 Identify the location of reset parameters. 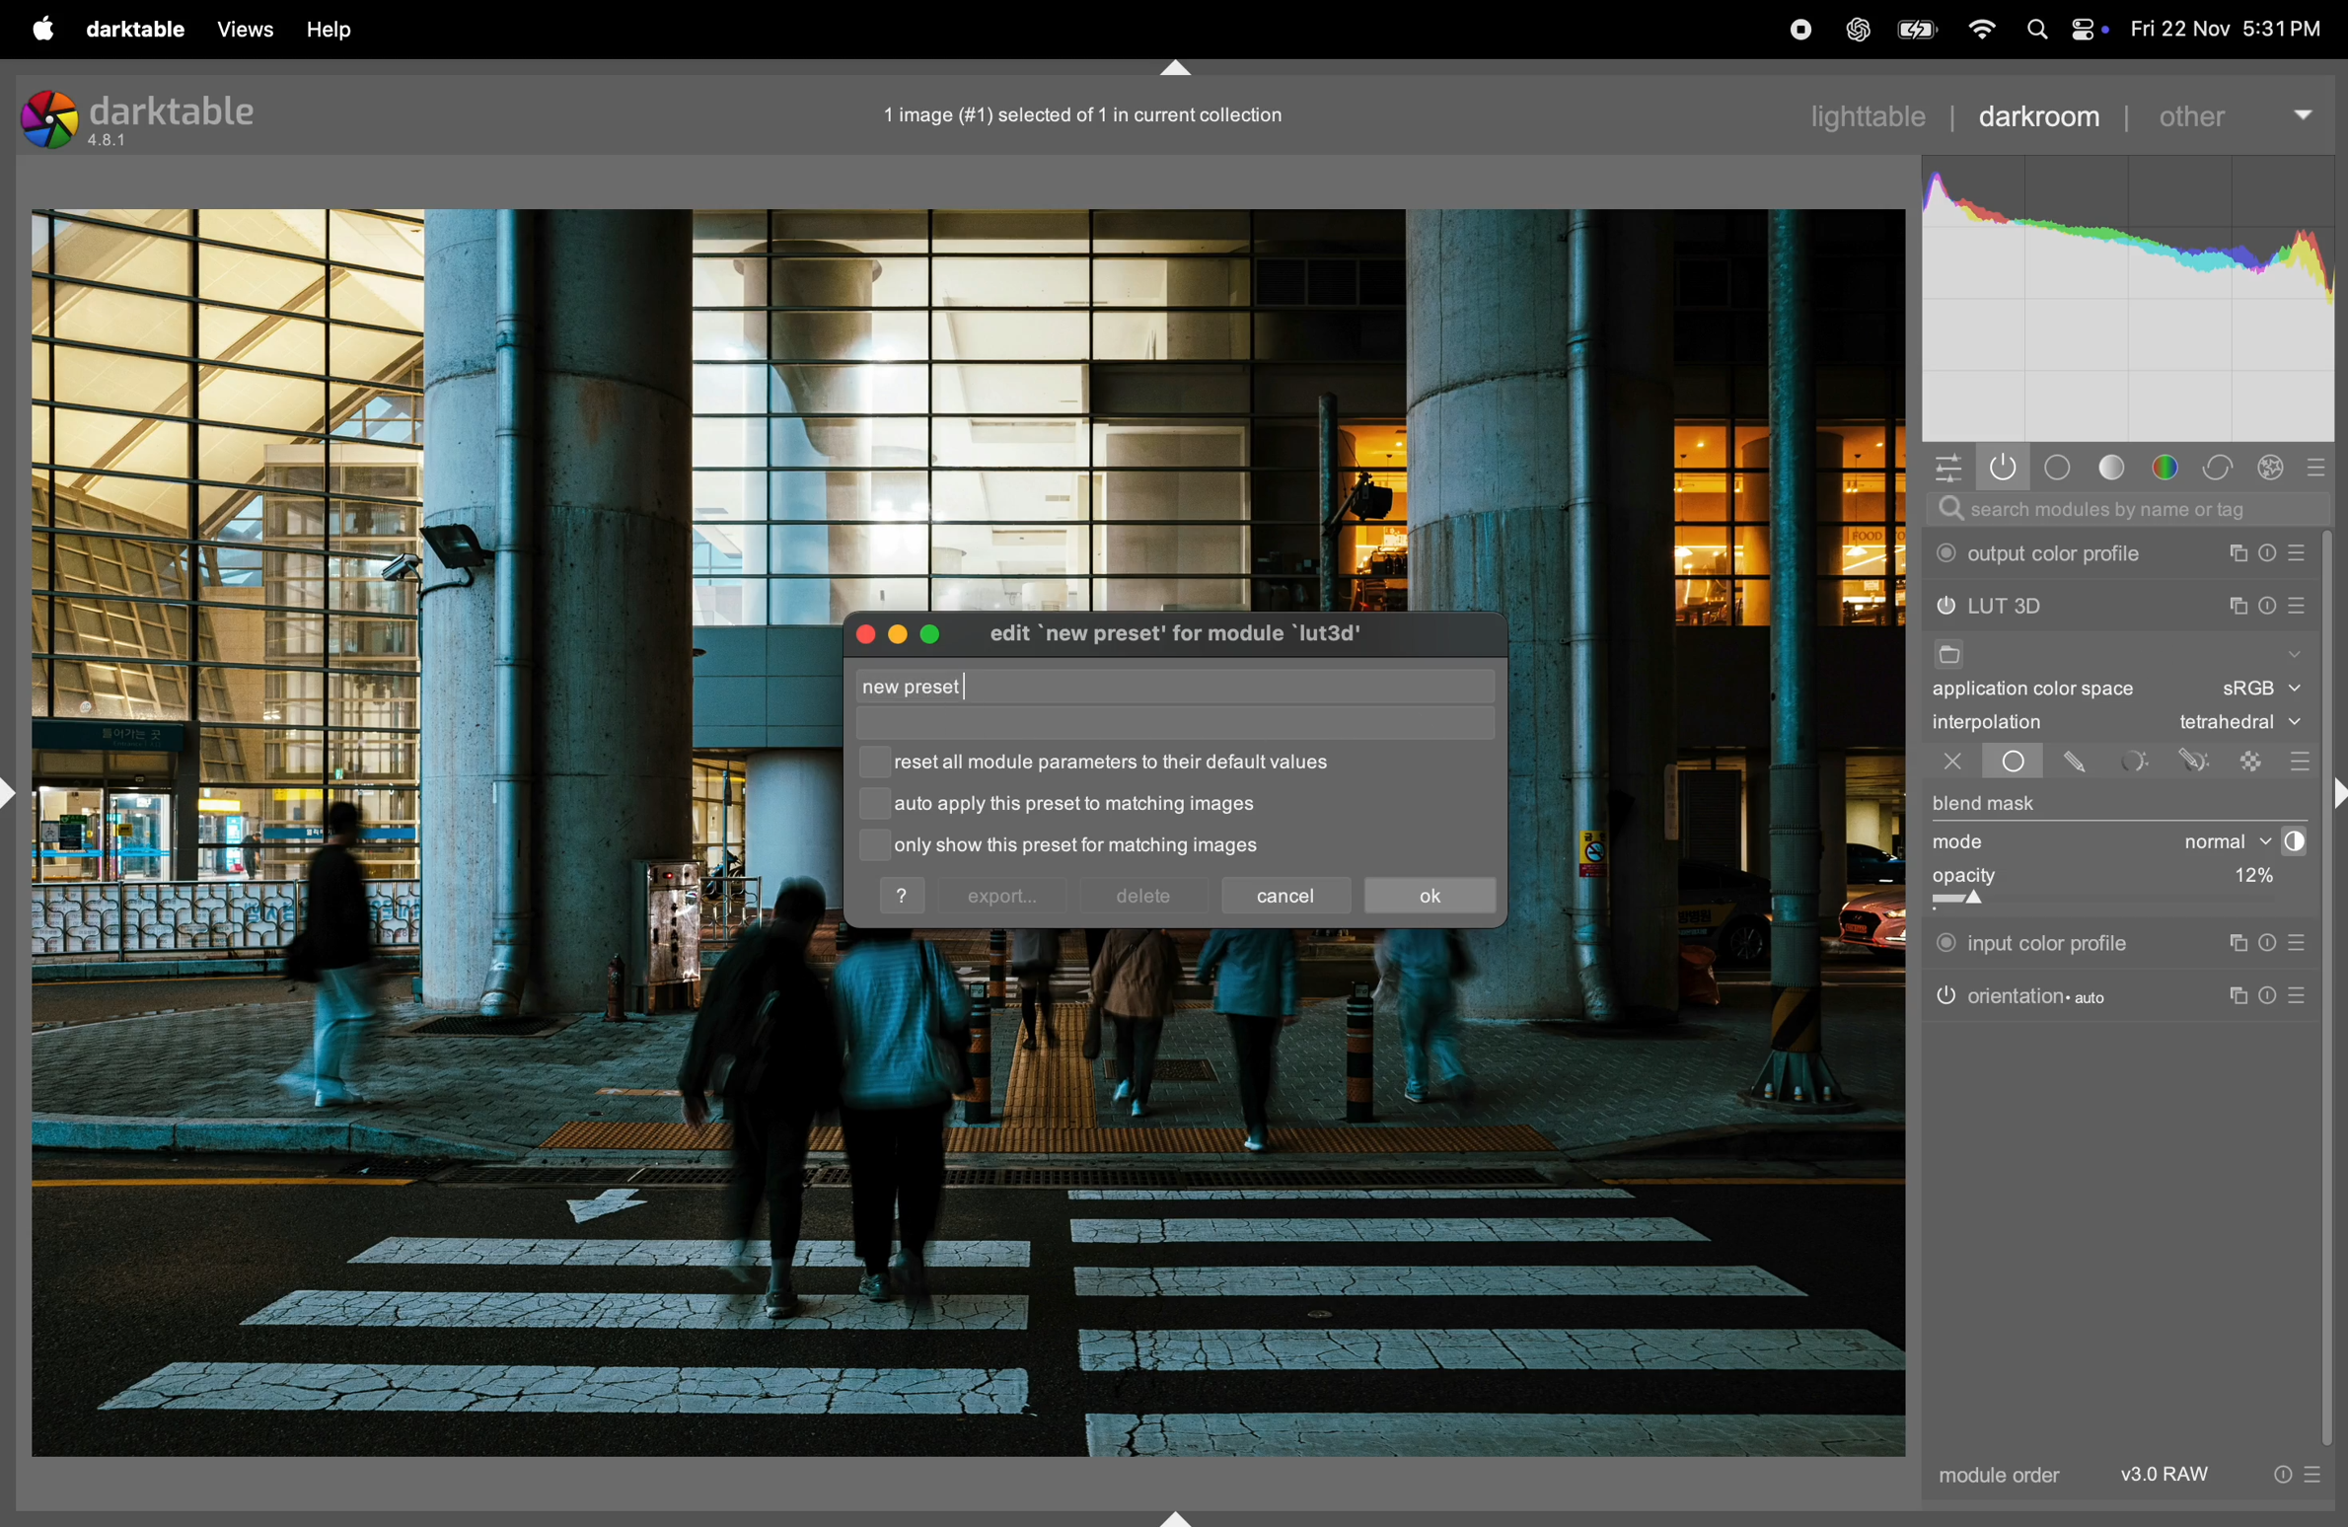
(2274, 943).